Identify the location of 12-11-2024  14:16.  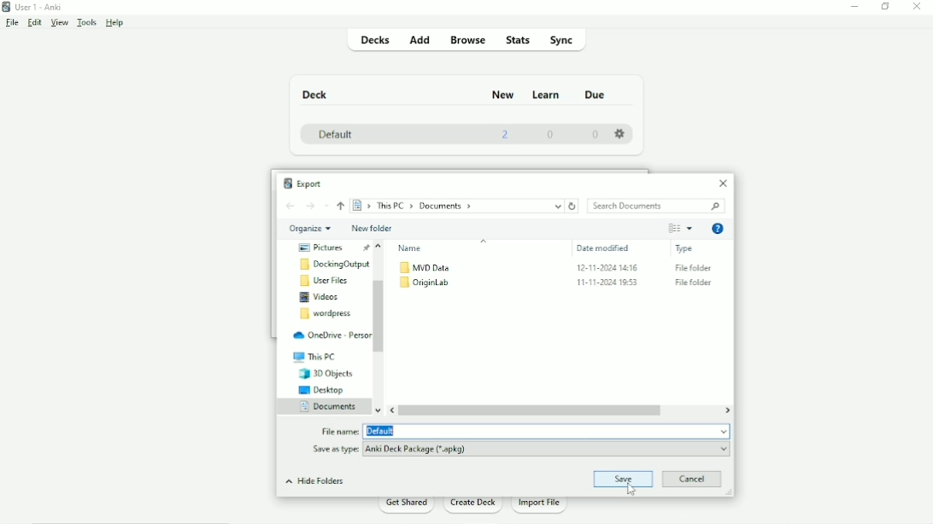
(608, 268).